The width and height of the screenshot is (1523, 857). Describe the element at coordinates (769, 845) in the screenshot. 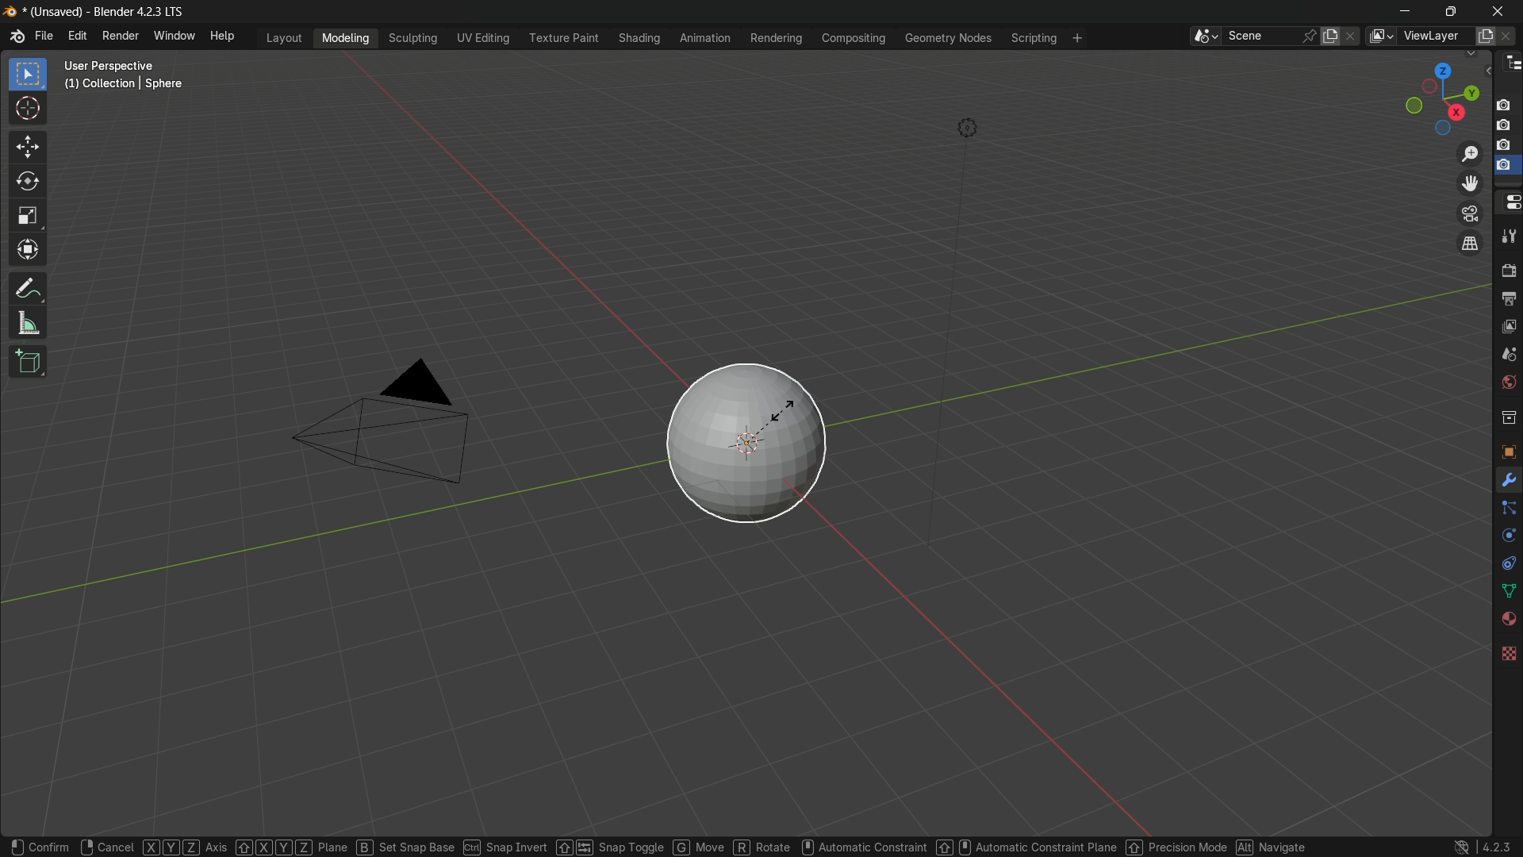

I see `Rotate` at that location.